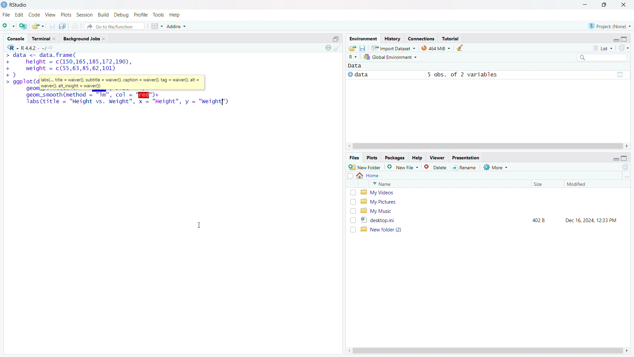 The image size is (634, 357). Describe the element at coordinates (353, 211) in the screenshot. I see `select individual entries` at that location.